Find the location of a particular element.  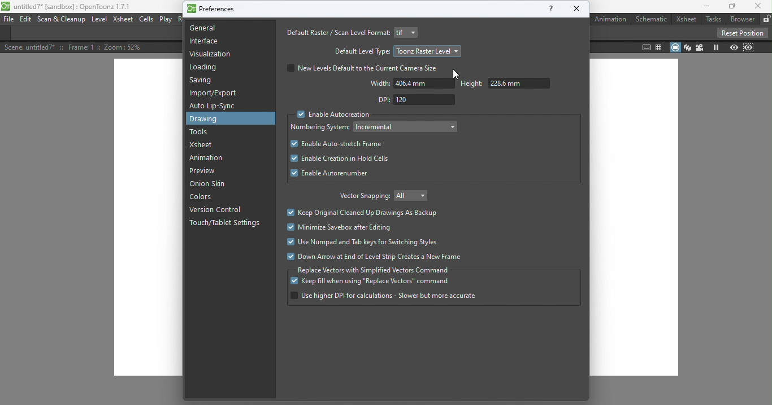

Enable create in hold cells is located at coordinates (350, 158).